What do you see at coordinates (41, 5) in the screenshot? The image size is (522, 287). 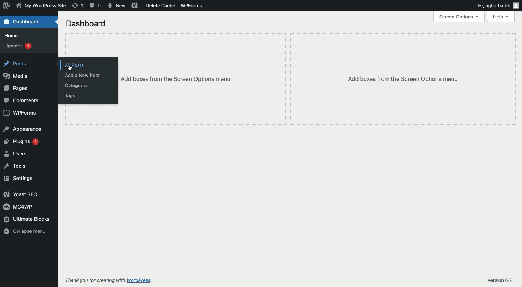 I see `Name` at bounding box center [41, 5].